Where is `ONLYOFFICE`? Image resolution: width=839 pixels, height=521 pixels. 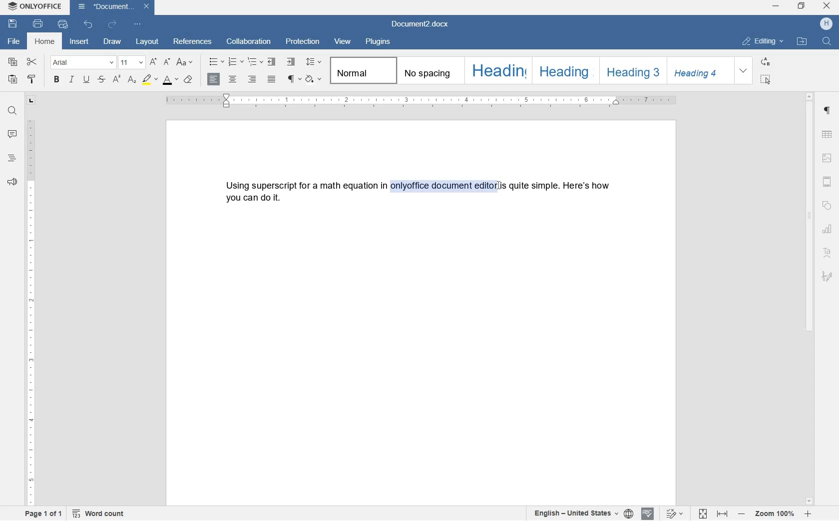
ONLYOFFICE is located at coordinates (34, 6).